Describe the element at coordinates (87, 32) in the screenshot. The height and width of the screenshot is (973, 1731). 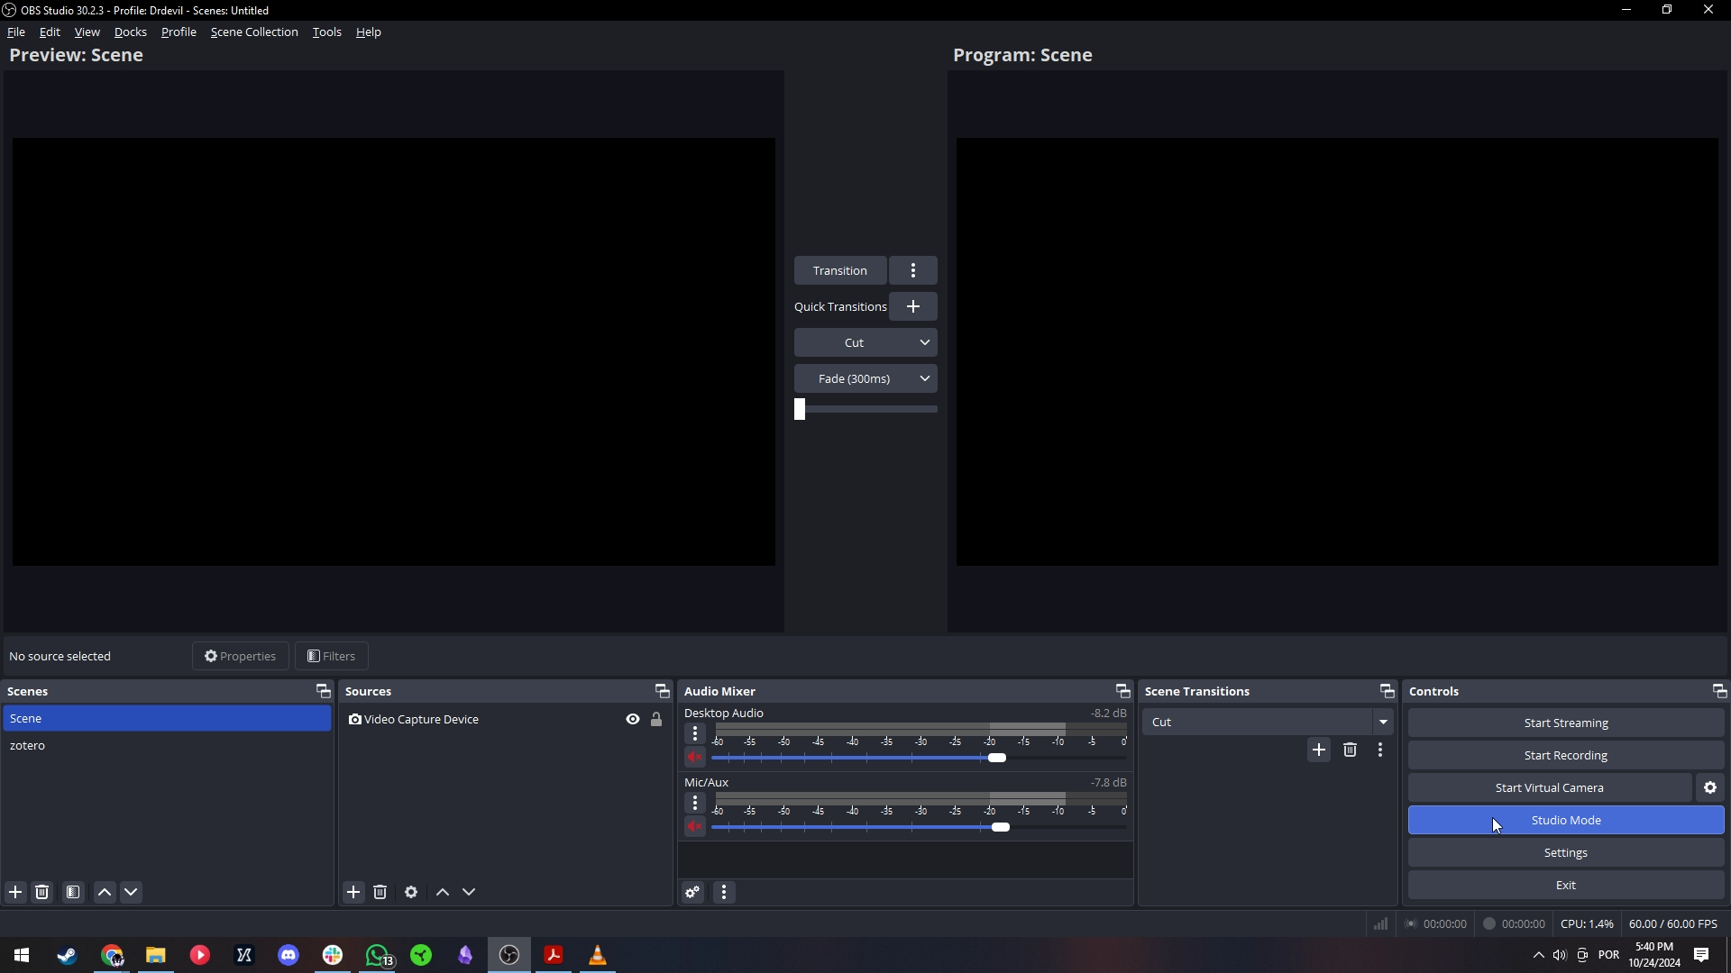
I see `View` at that location.